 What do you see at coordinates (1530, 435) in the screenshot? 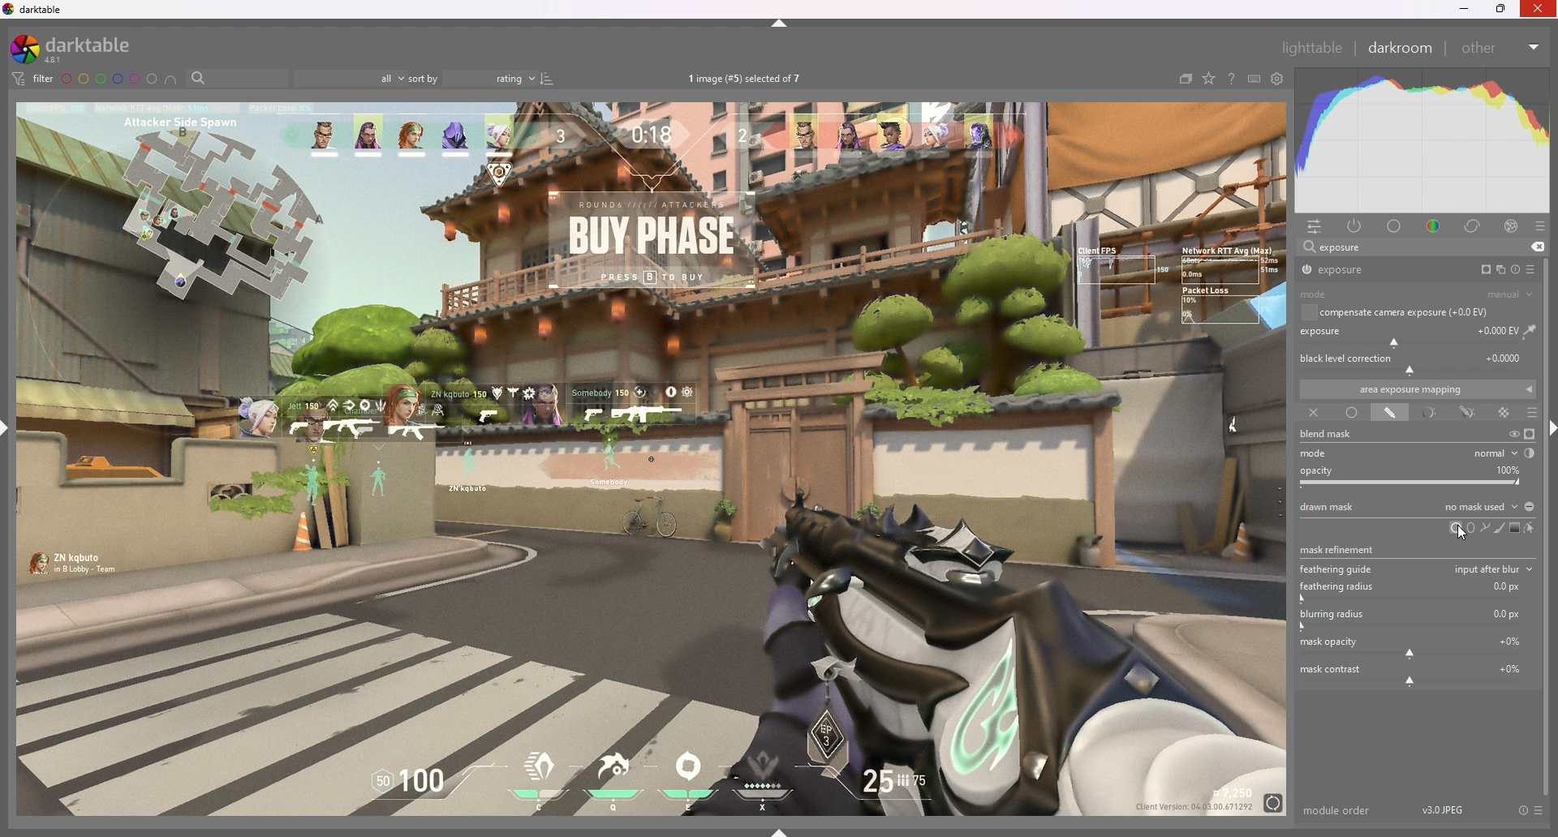
I see `display mask` at bounding box center [1530, 435].